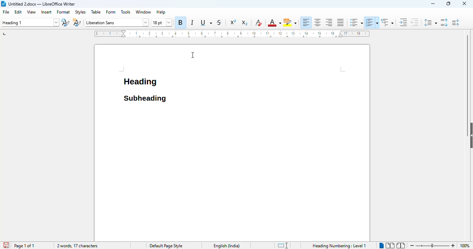  What do you see at coordinates (126, 12) in the screenshot?
I see `tools` at bounding box center [126, 12].